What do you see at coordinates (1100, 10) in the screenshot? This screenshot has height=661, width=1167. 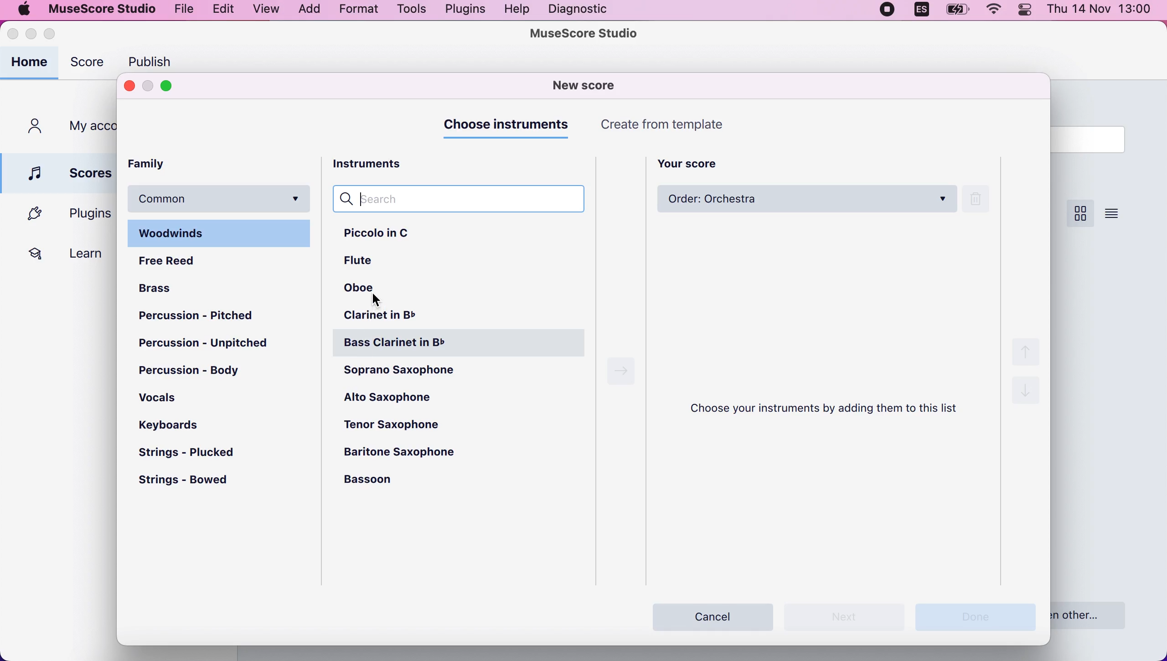 I see `thu 14 nov 13:00` at bounding box center [1100, 10].